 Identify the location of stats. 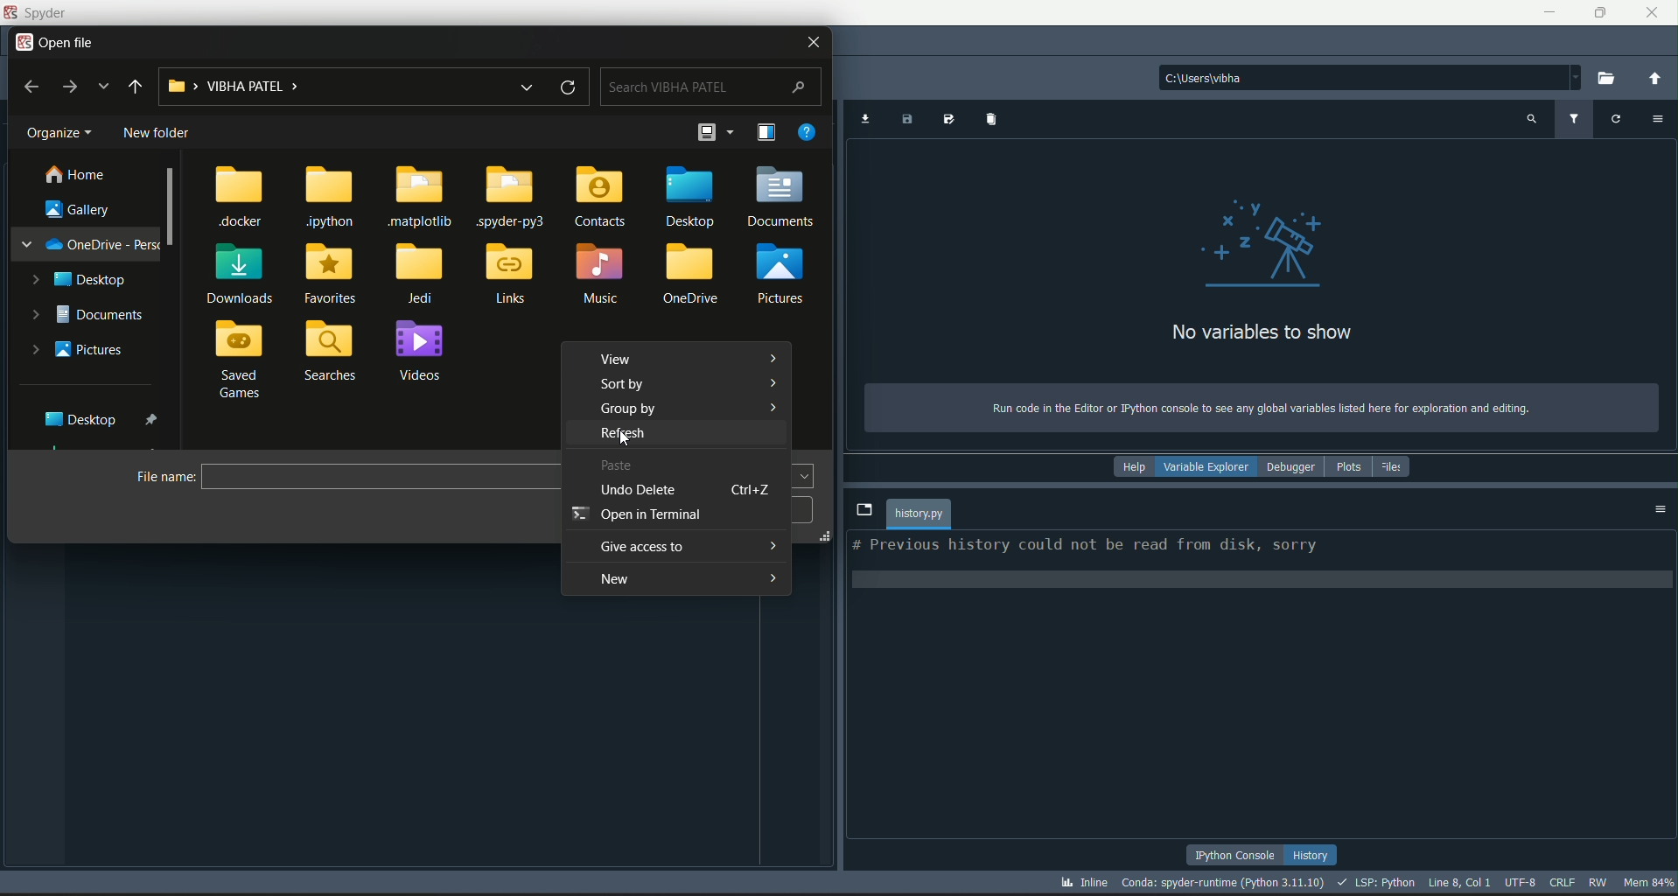
(1367, 884).